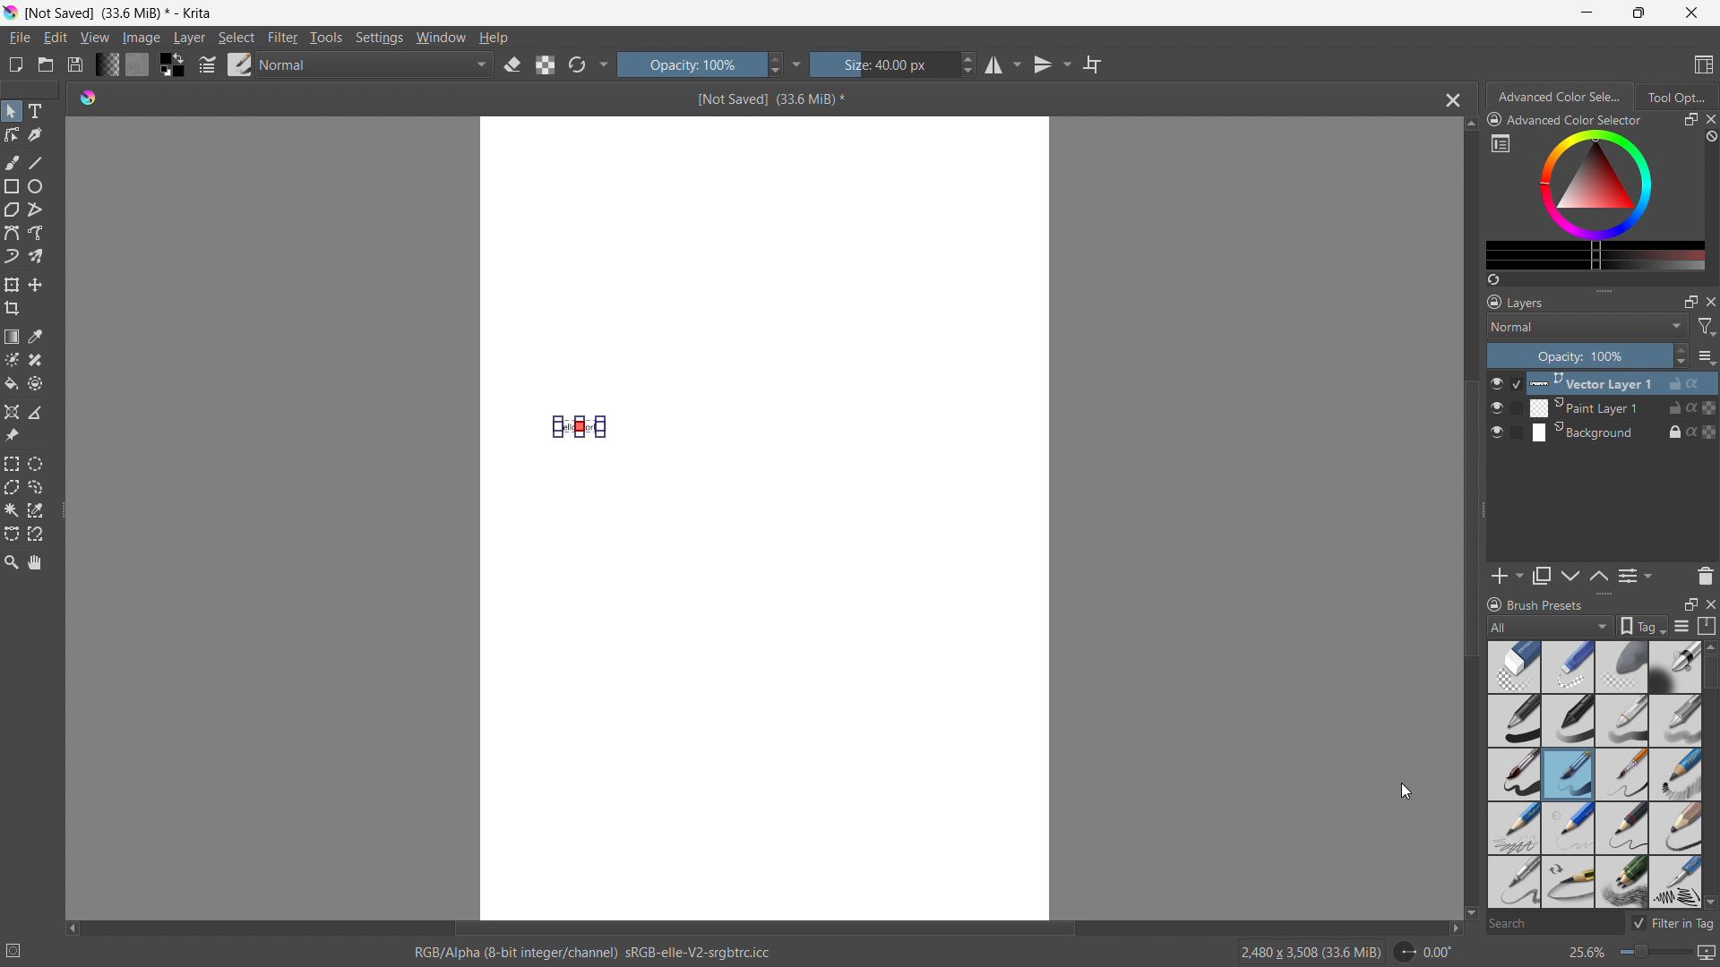  Describe the element at coordinates (88, 96) in the screenshot. I see `logo` at that location.